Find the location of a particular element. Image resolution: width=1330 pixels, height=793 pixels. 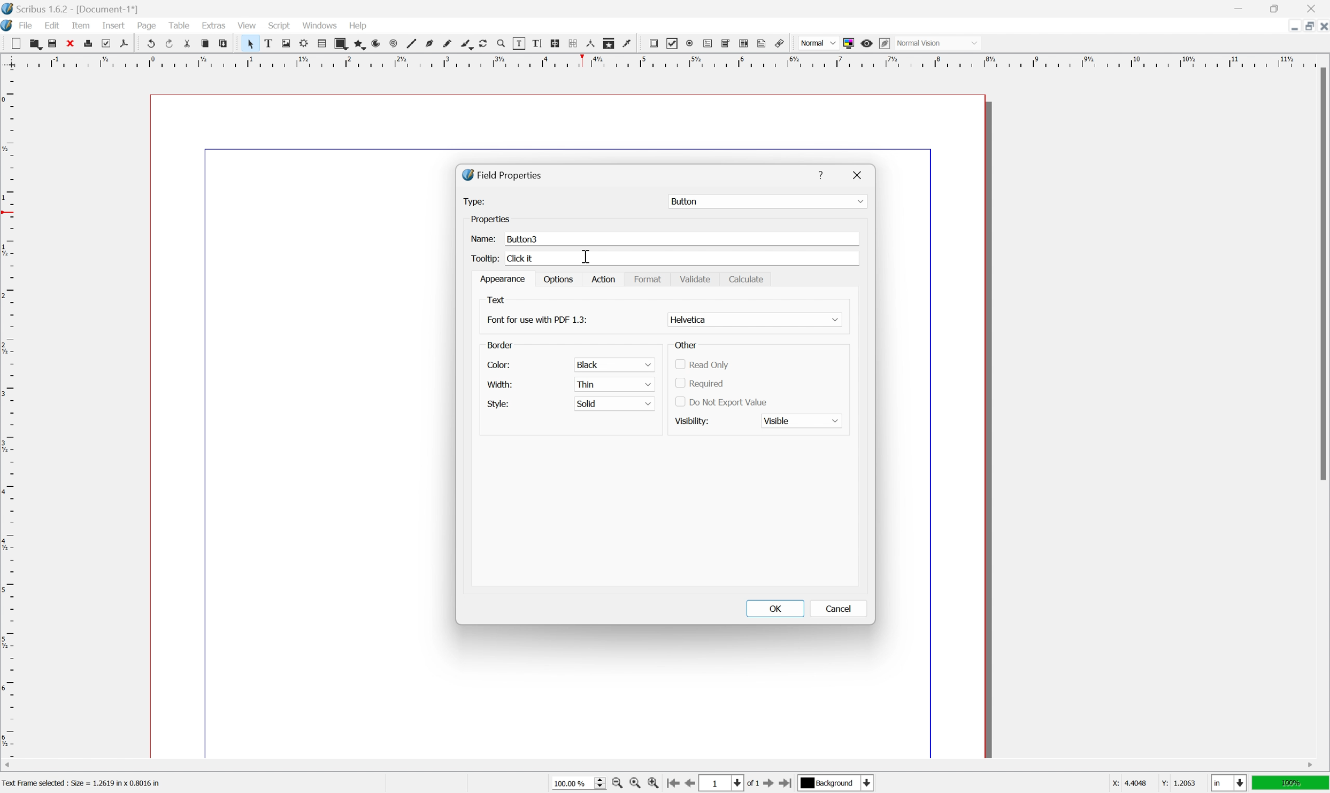

Type: is located at coordinates (472, 200).